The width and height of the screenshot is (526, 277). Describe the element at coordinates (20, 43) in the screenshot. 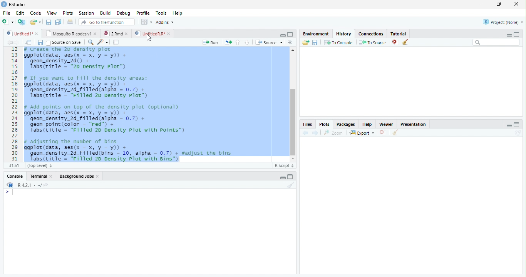

I see `next` at that location.